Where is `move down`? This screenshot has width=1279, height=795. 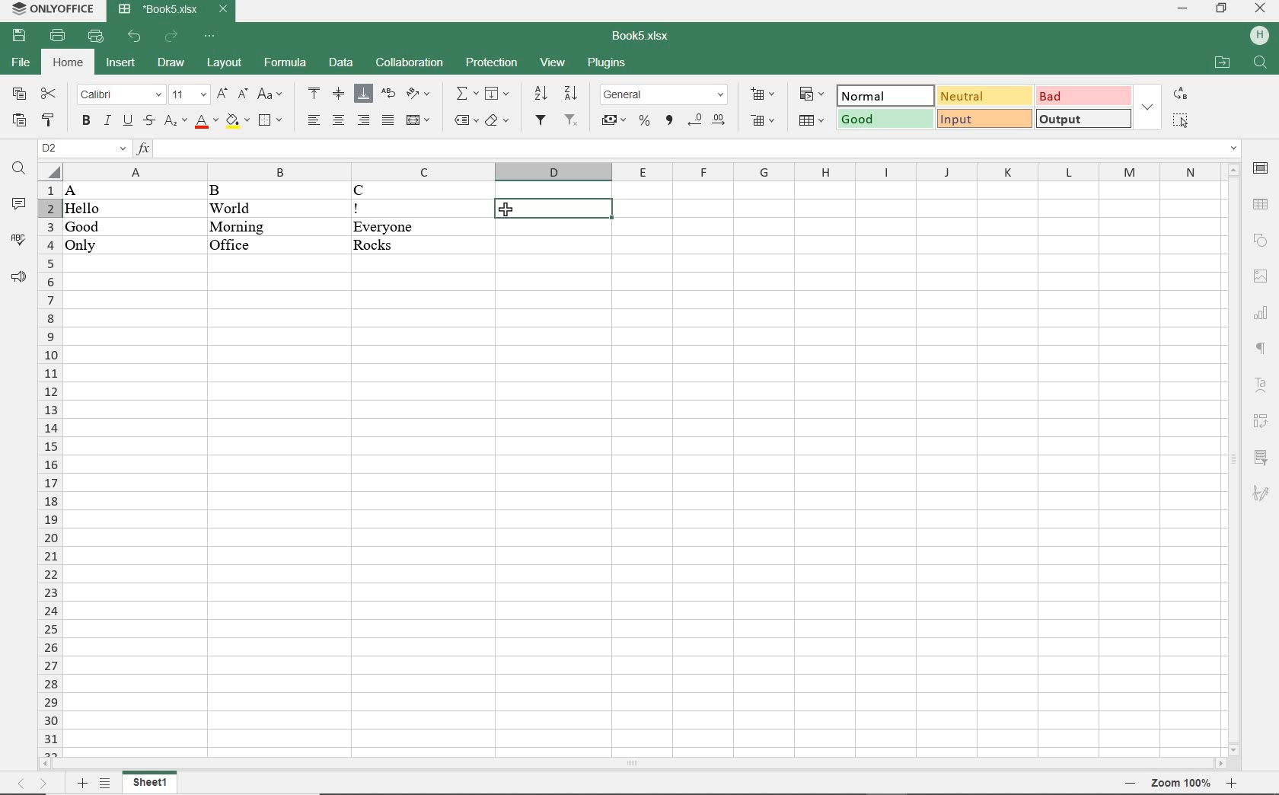
move down is located at coordinates (1233, 749).